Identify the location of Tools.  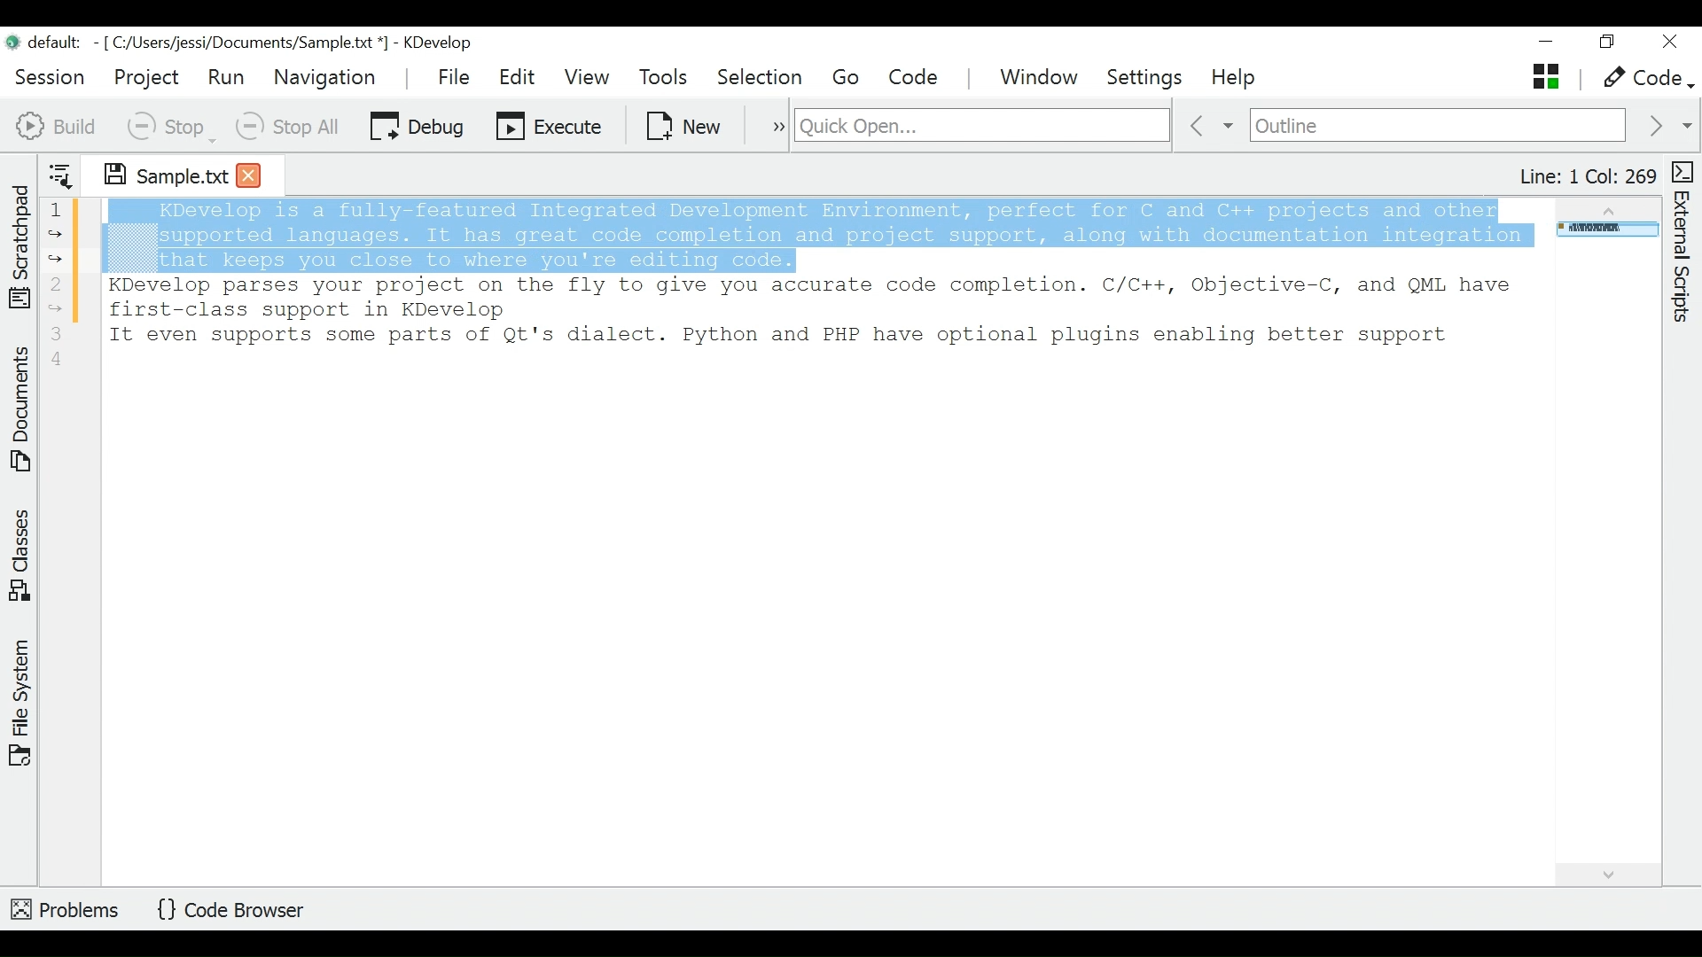
(668, 78).